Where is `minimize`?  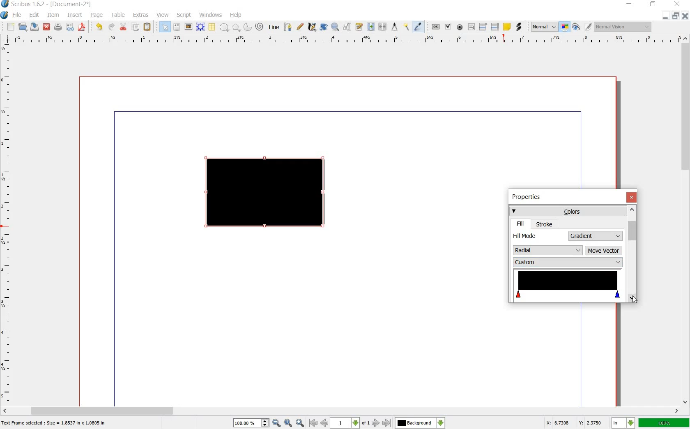 minimize is located at coordinates (666, 16).